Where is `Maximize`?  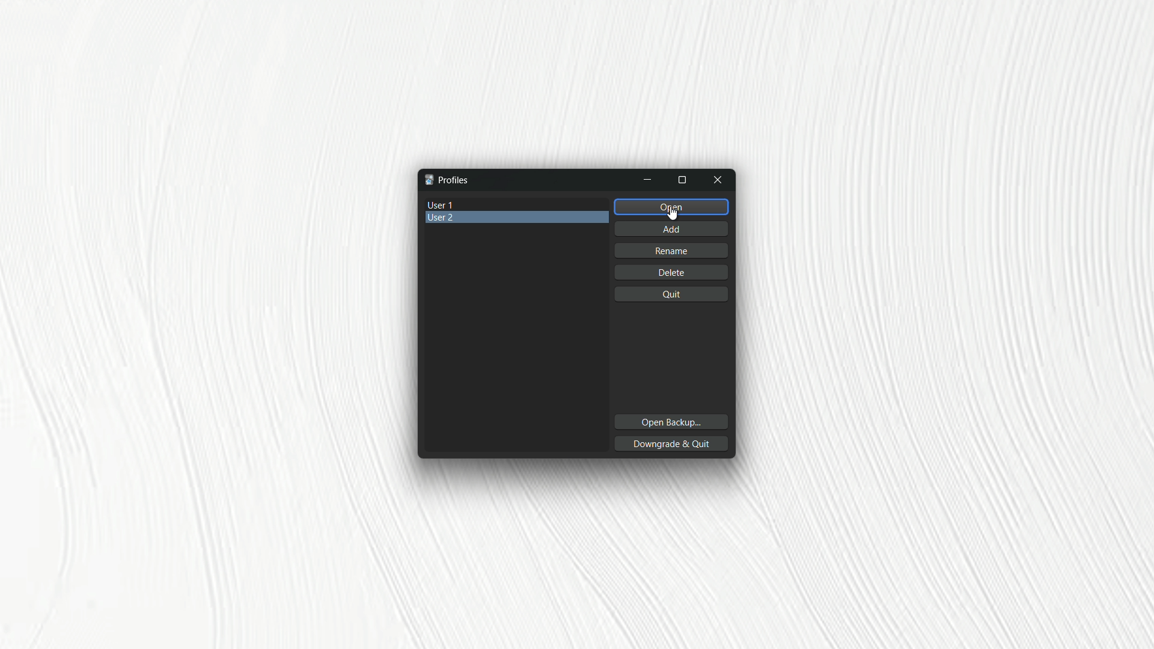 Maximize is located at coordinates (684, 180).